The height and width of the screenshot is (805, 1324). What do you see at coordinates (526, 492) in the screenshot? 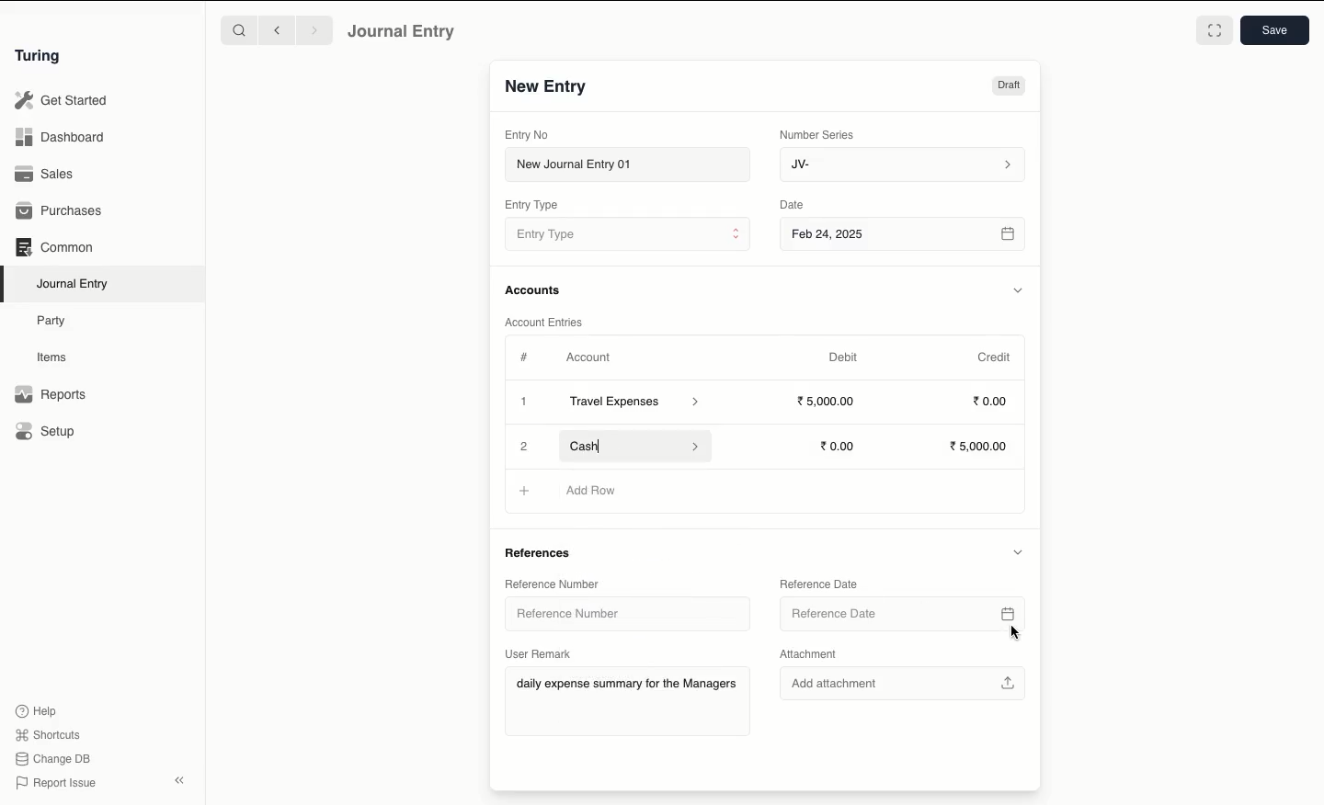
I see `Add` at bounding box center [526, 492].